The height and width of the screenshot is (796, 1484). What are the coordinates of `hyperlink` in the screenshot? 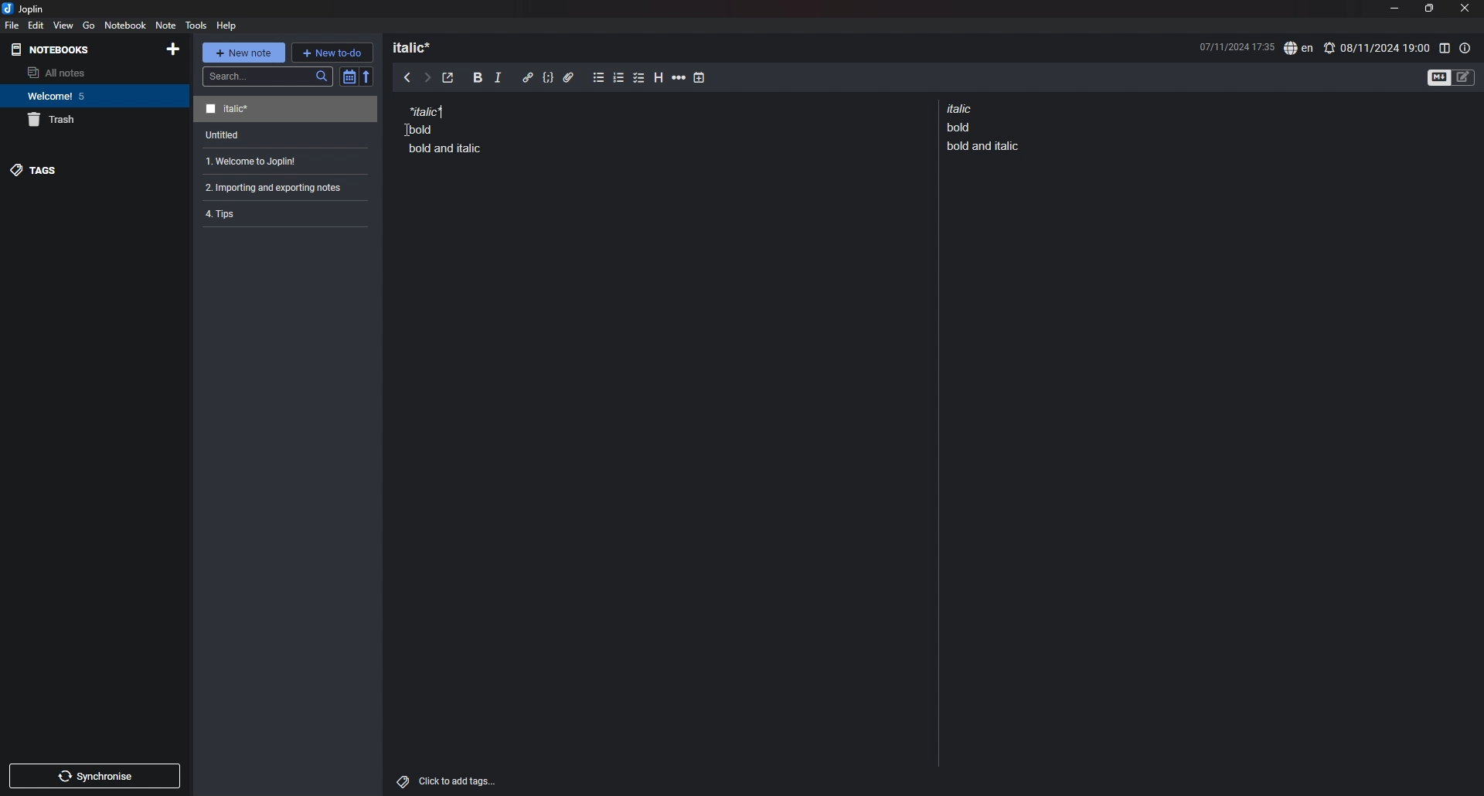 It's located at (528, 77).